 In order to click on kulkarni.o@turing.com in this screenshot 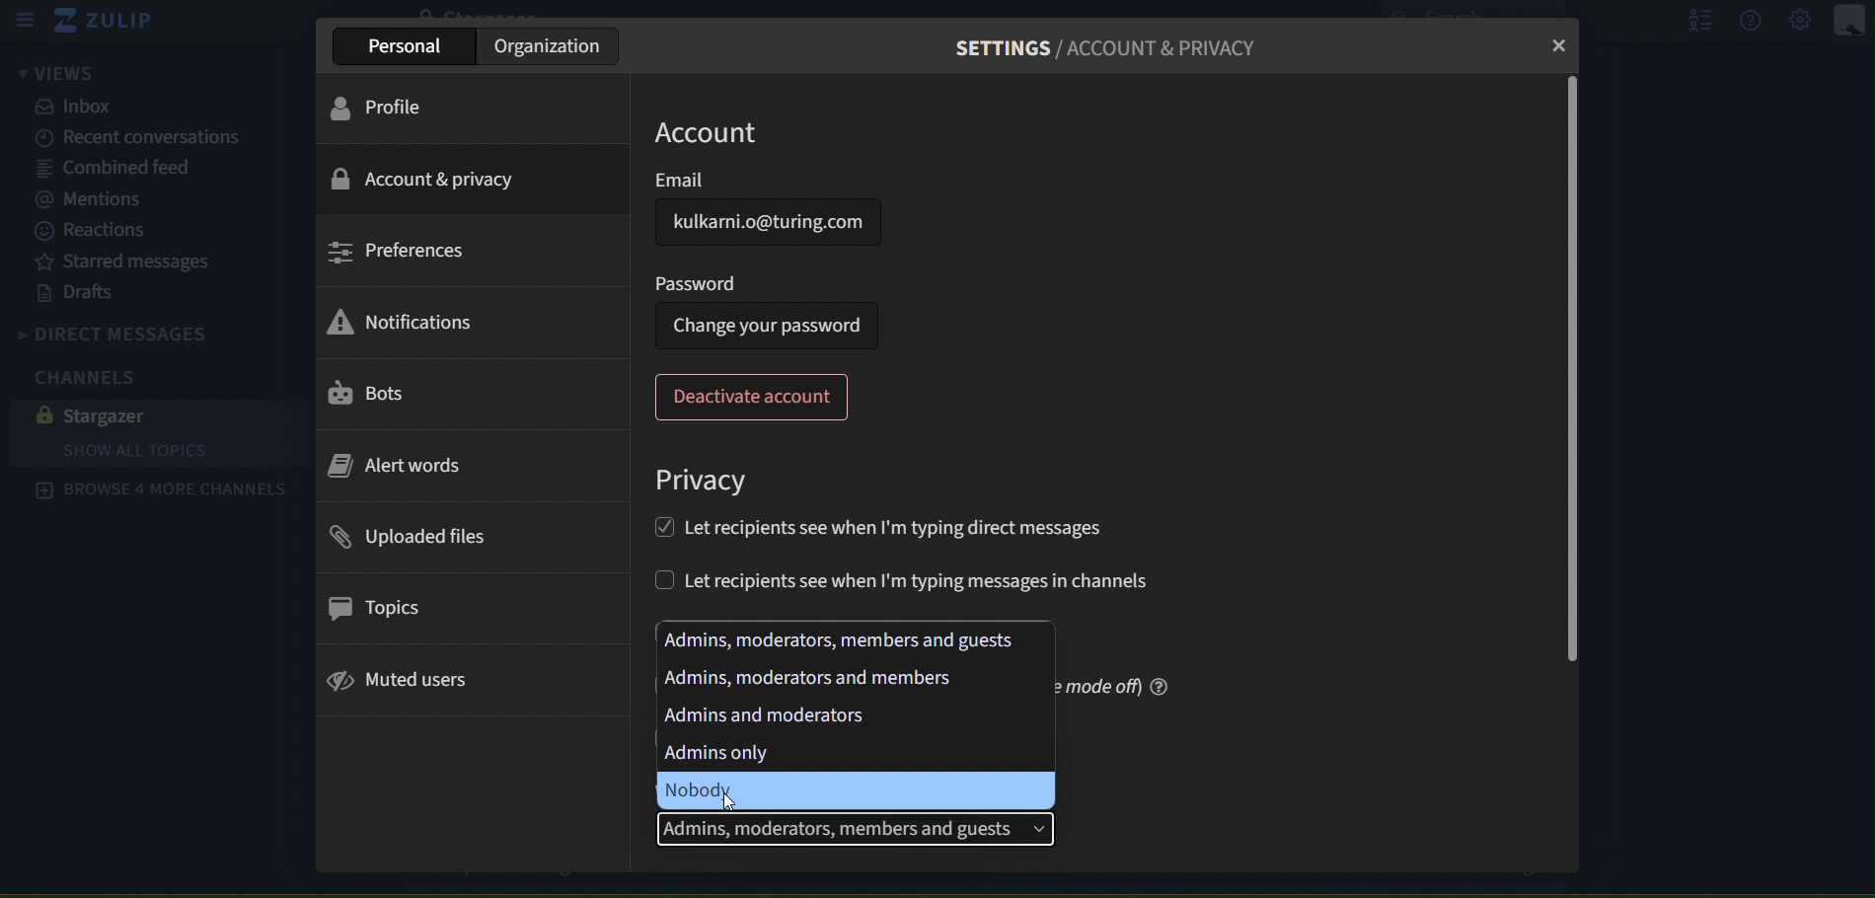, I will do `click(768, 222)`.